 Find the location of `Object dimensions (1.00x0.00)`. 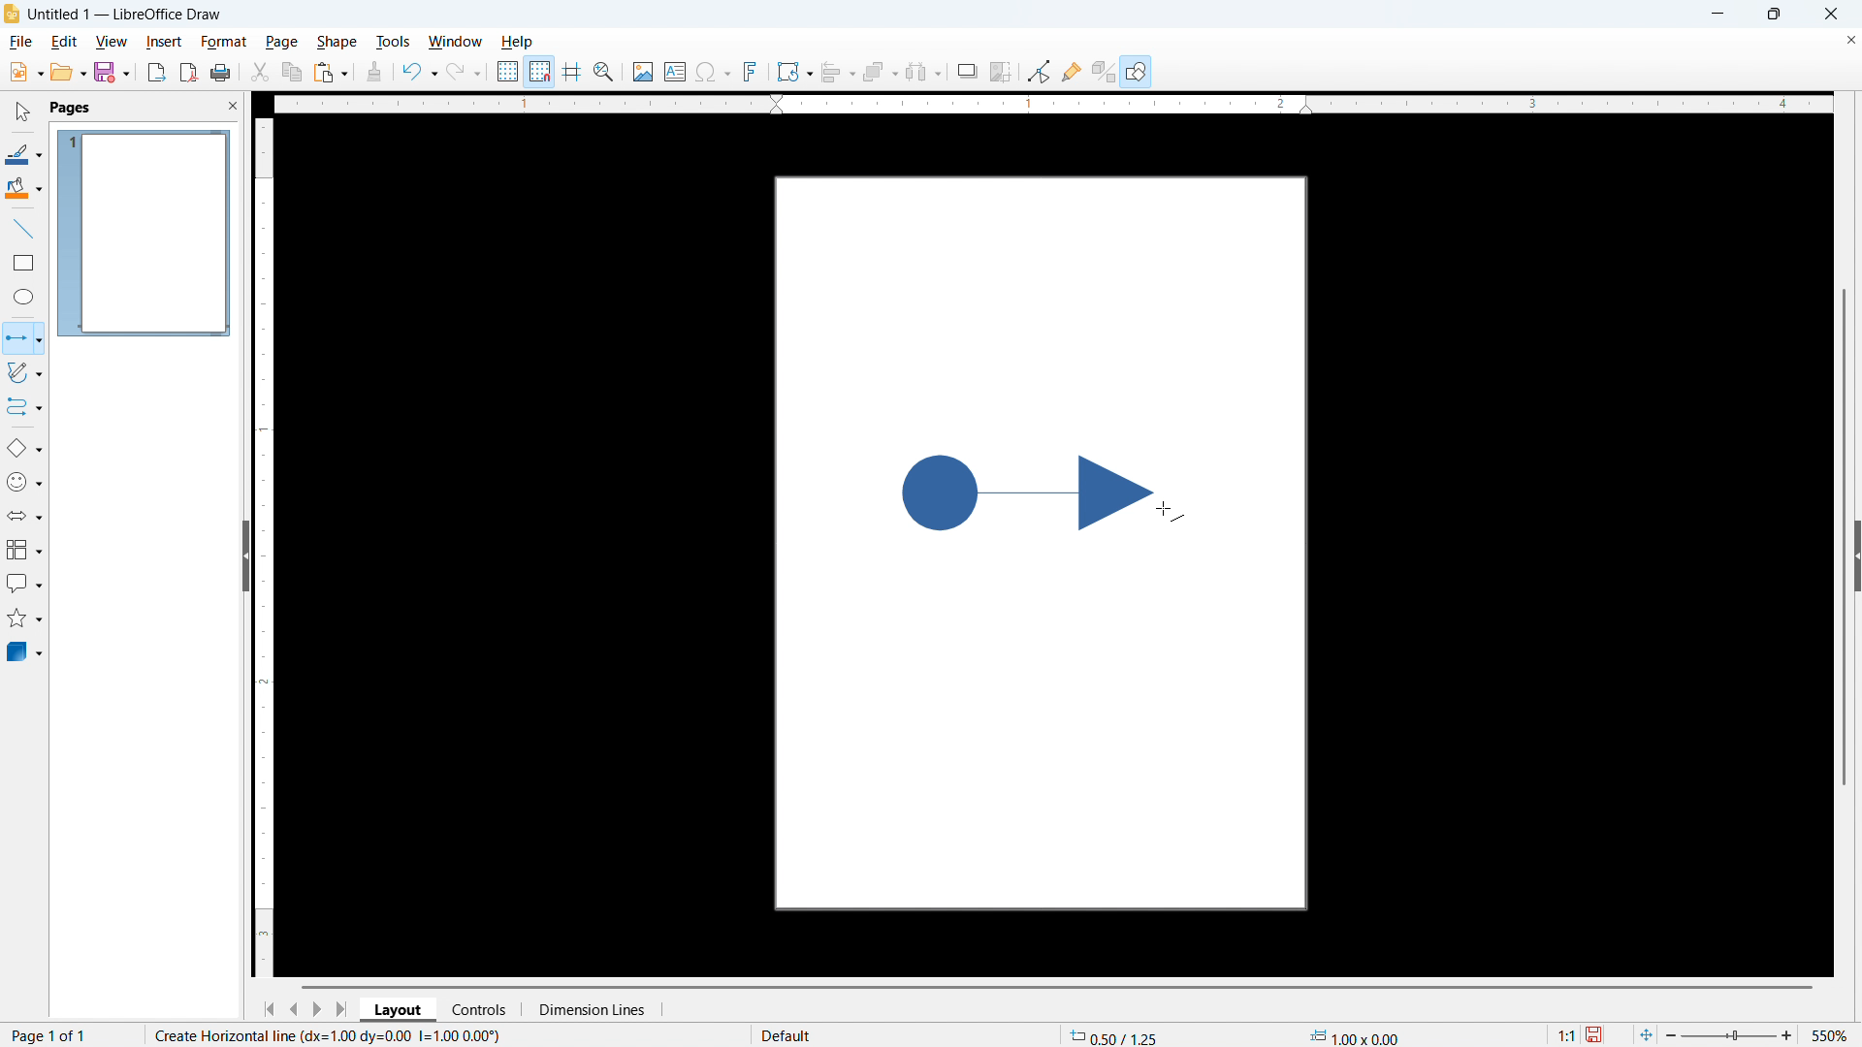

Object dimensions (1.00x0.00) is located at coordinates (1355, 1035).